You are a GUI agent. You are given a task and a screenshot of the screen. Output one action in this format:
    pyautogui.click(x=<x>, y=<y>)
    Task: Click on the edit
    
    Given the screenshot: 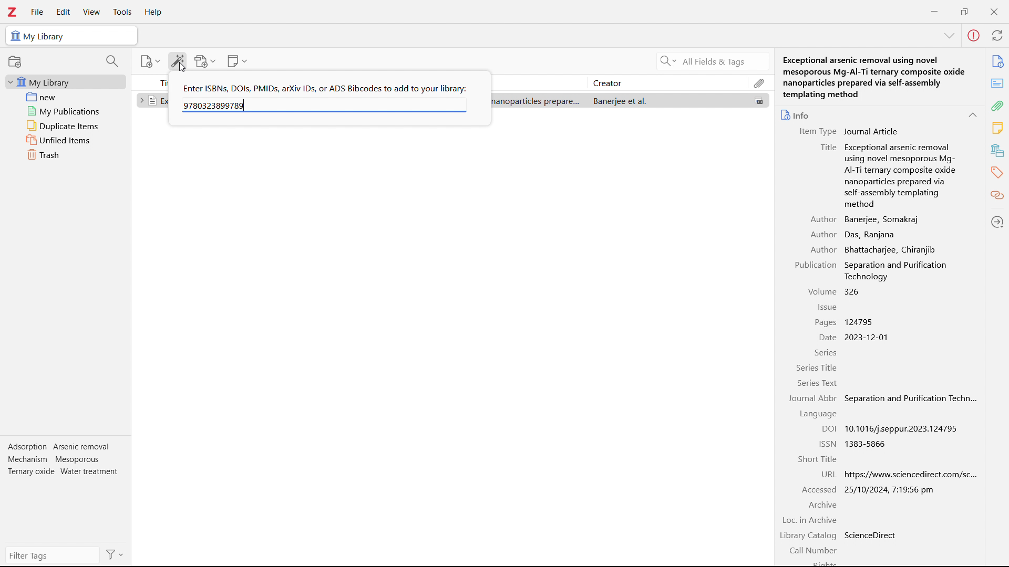 What is the action you would take?
    pyautogui.click(x=63, y=13)
    